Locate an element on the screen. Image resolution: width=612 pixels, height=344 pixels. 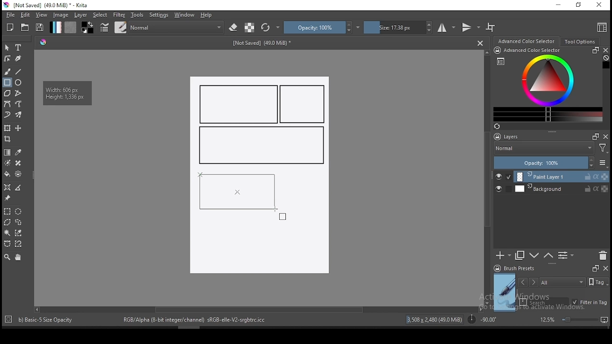
similar color selection tool is located at coordinates (20, 233).